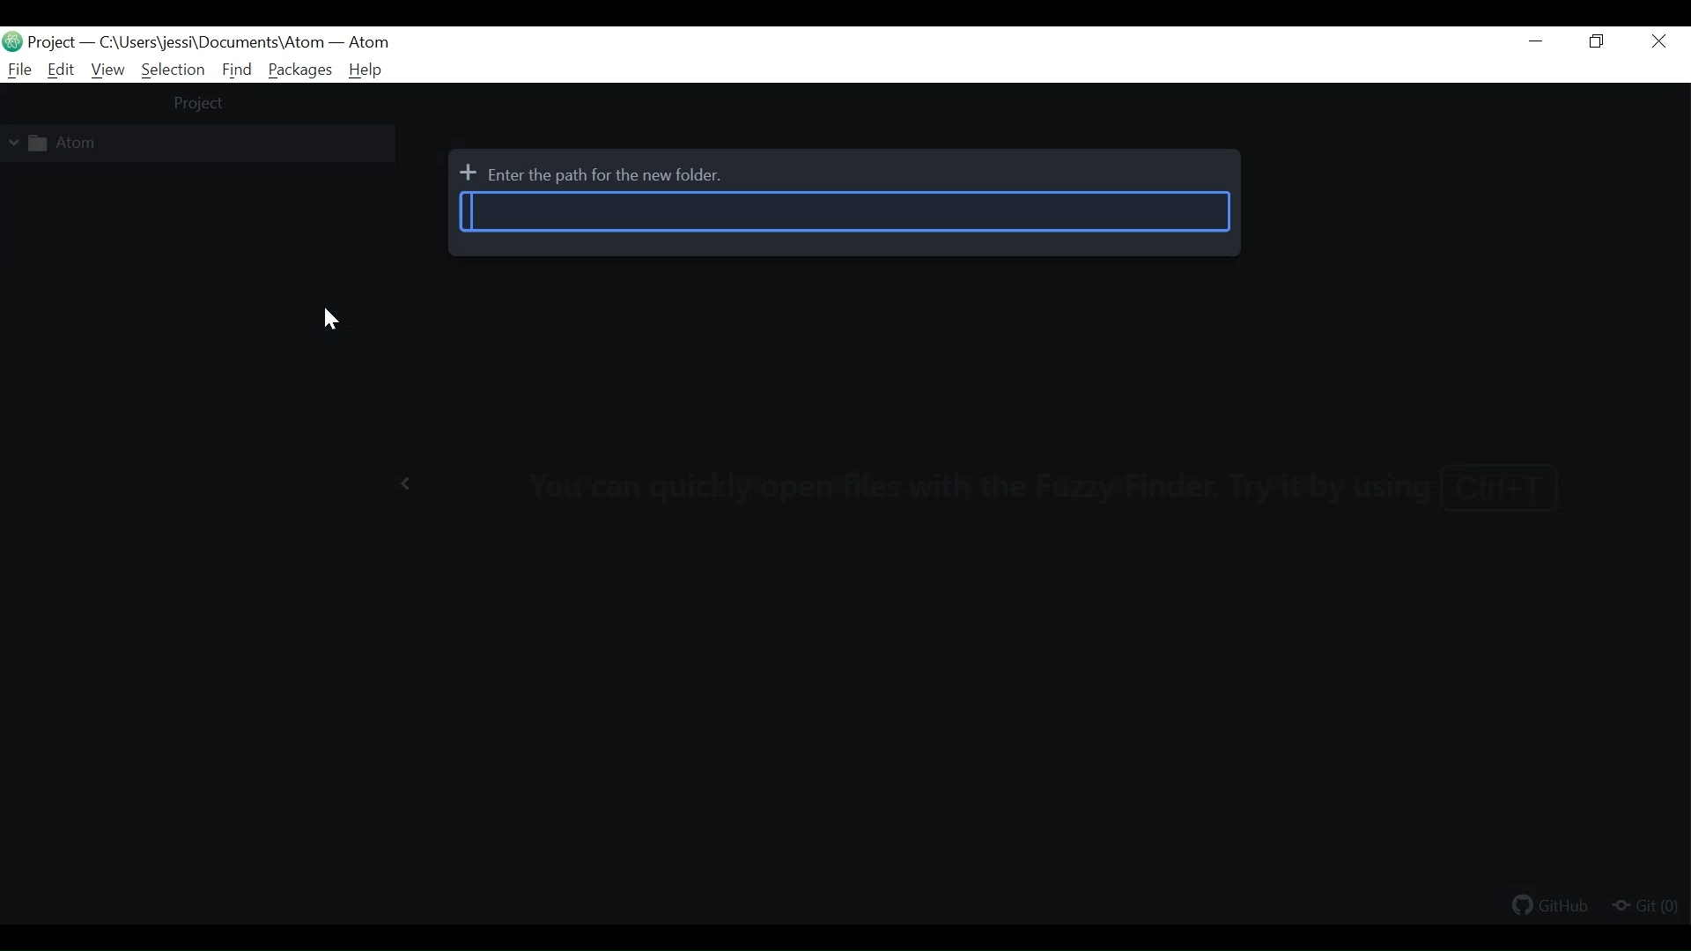 Image resolution: width=1691 pixels, height=951 pixels. I want to click on Atom, so click(368, 43).